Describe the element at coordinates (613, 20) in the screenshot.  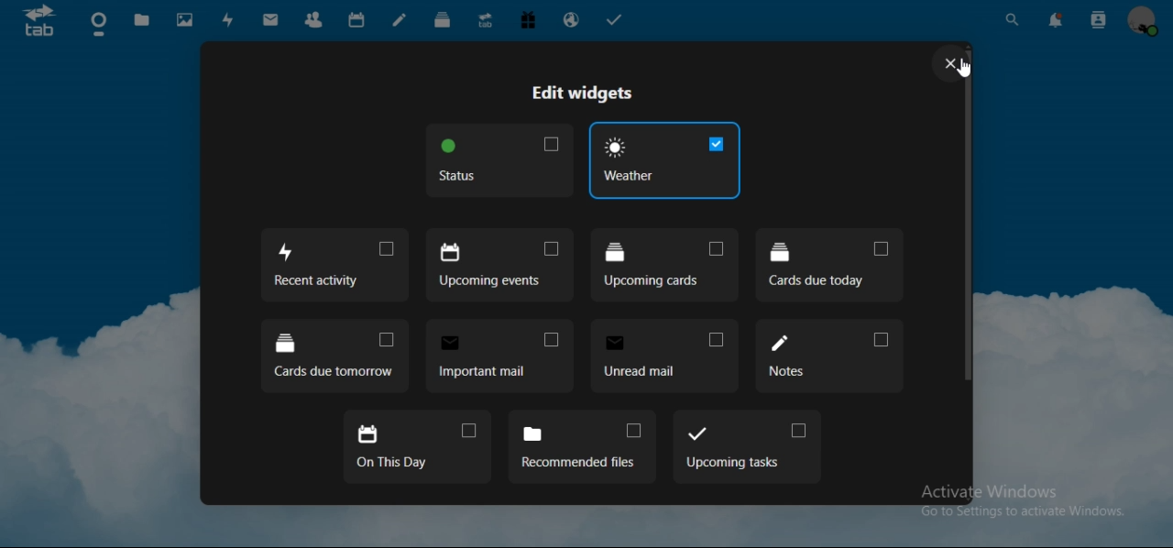
I see `tasks` at that location.